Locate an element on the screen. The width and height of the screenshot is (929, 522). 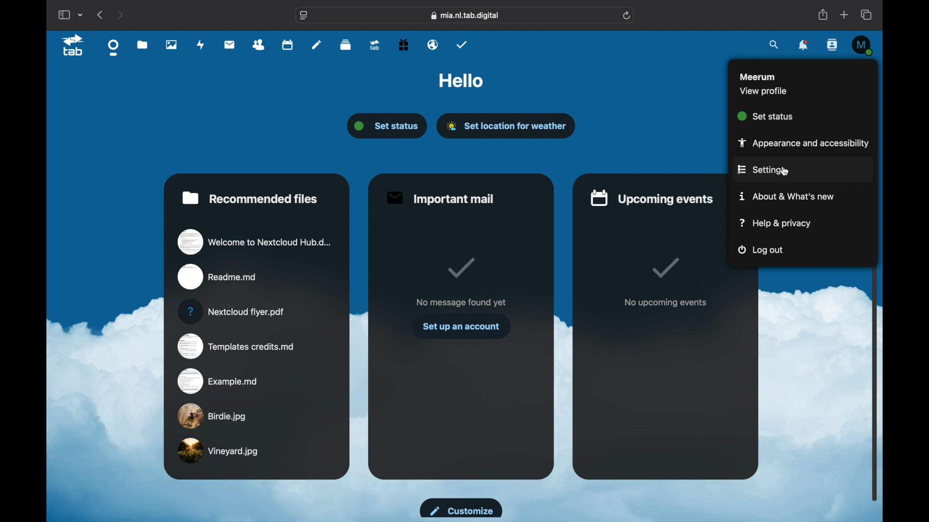
files is located at coordinates (143, 45).